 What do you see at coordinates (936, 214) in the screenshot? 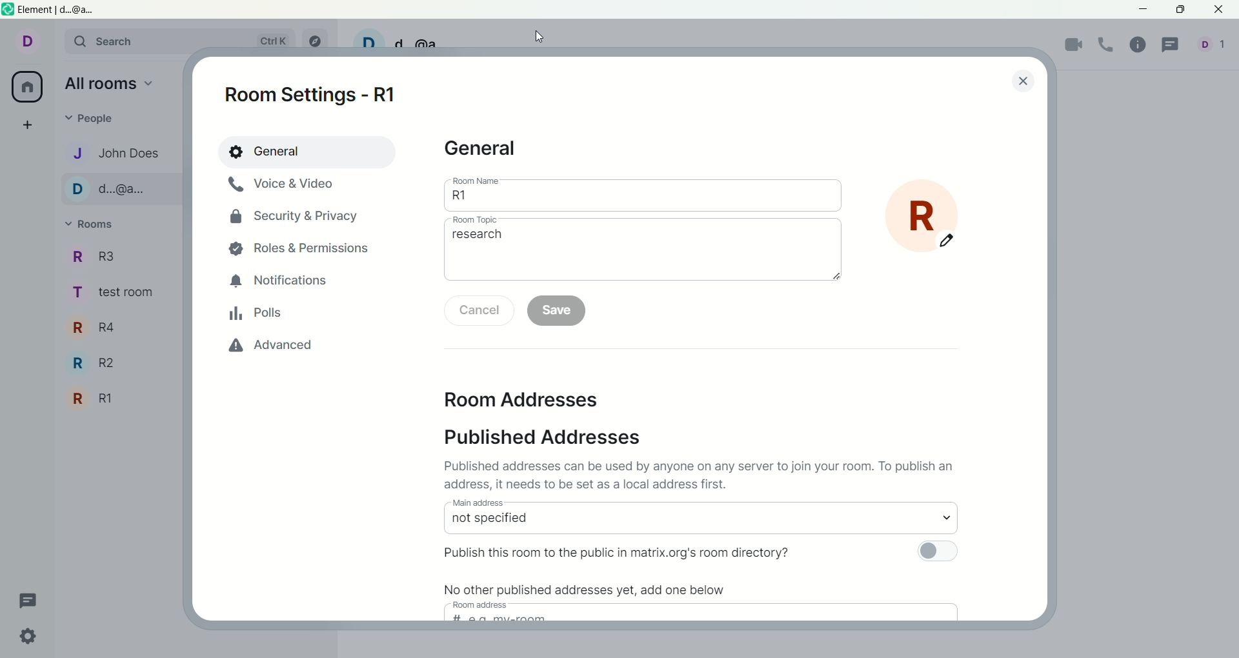
I see `r` at bounding box center [936, 214].